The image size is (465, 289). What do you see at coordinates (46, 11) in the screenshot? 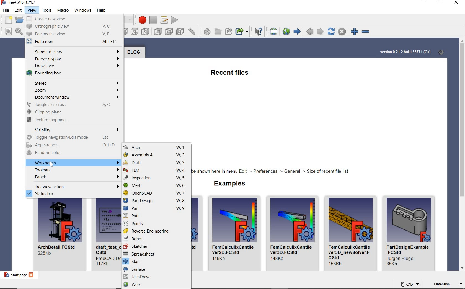
I see `tools` at bounding box center [46, 11].